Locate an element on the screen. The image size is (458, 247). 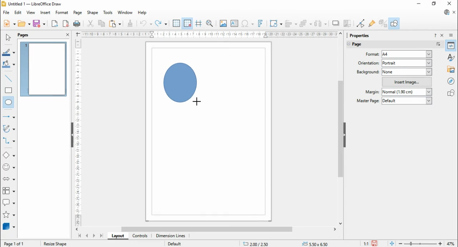
new is located at coordinates (9, 23).